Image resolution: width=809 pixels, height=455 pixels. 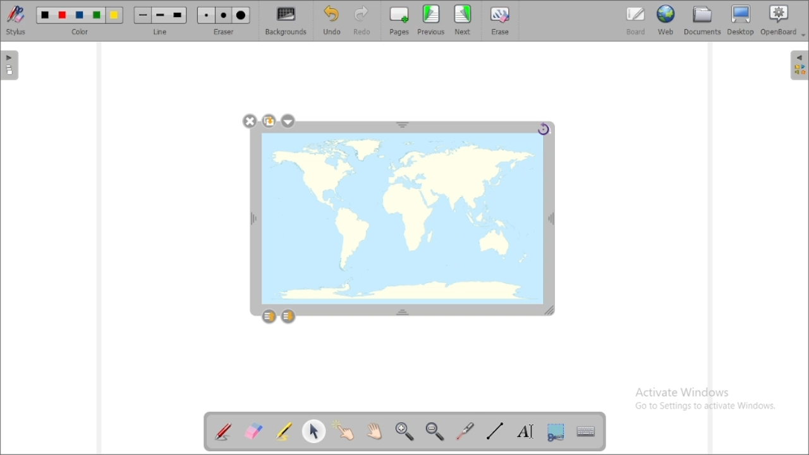 What do you see at coordinates (374, 430) in the screenshot?
I see `scroll page` at bounding box center [374, 430].